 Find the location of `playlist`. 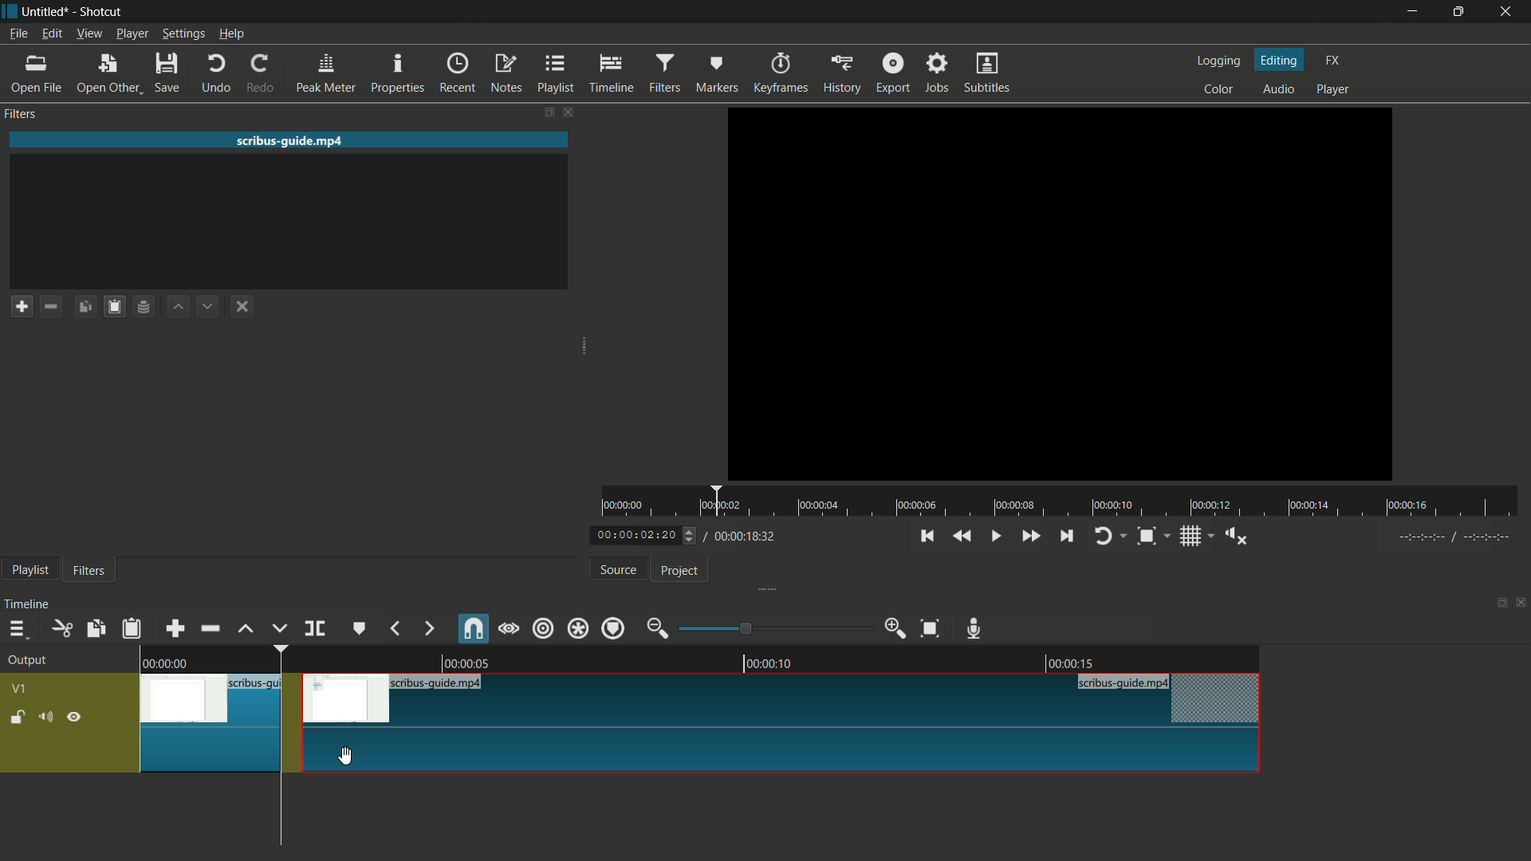

playlist is located at coordinates (558, 73).